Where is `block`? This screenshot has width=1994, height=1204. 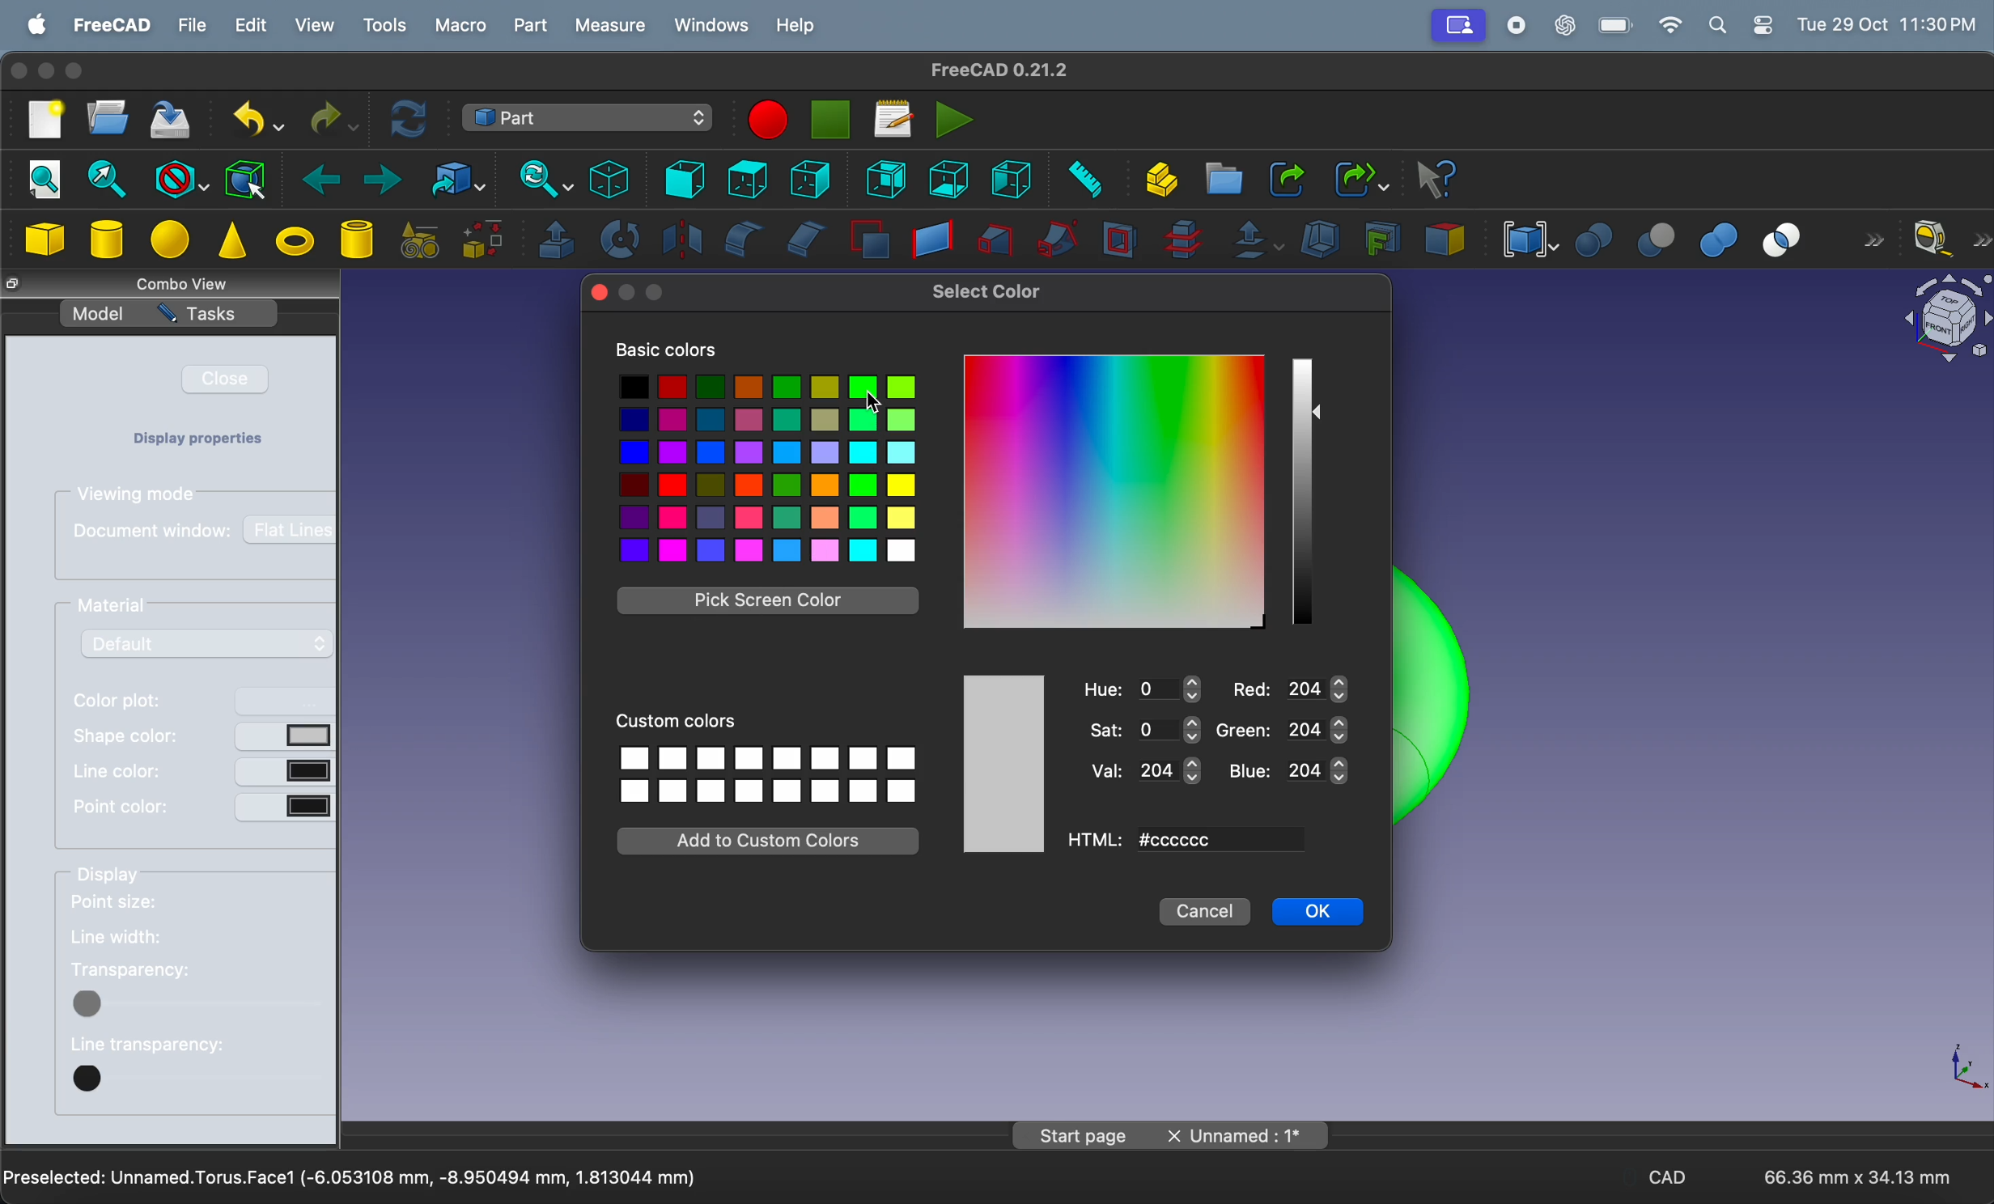
block is located at coordinates (176, 176).